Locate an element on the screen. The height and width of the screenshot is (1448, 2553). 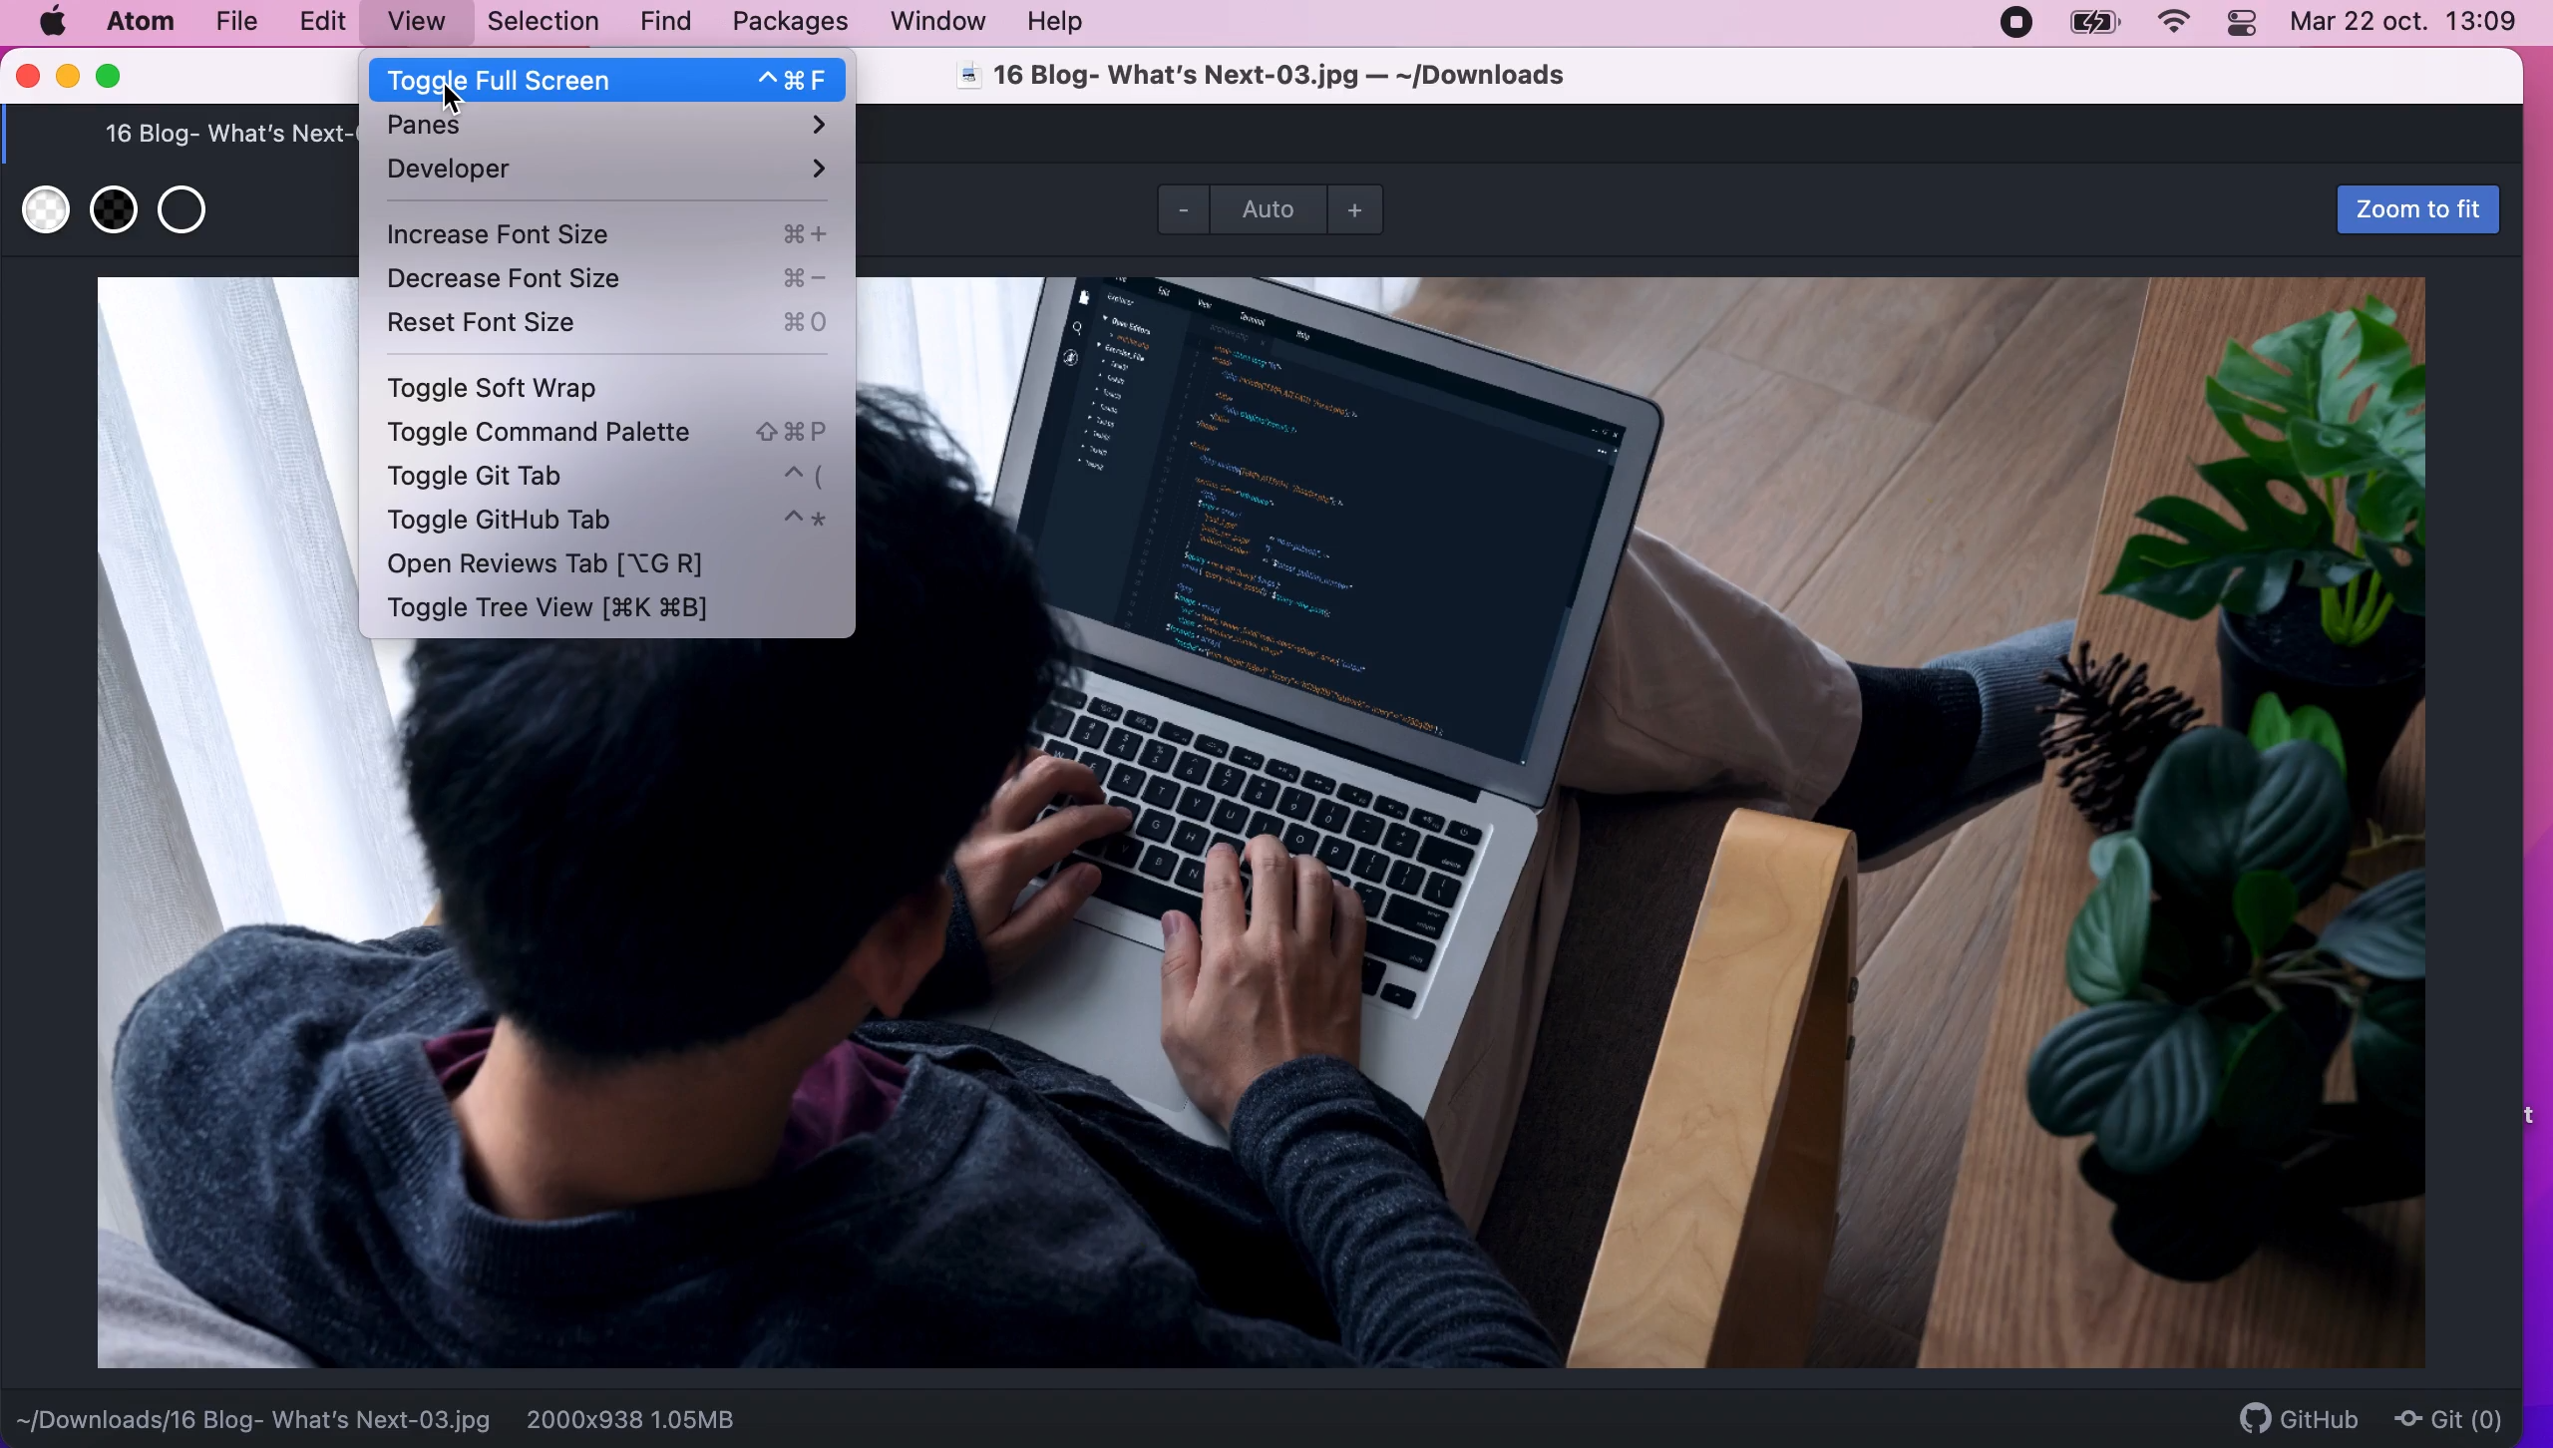
git is located at coordinates (2454, 1417).